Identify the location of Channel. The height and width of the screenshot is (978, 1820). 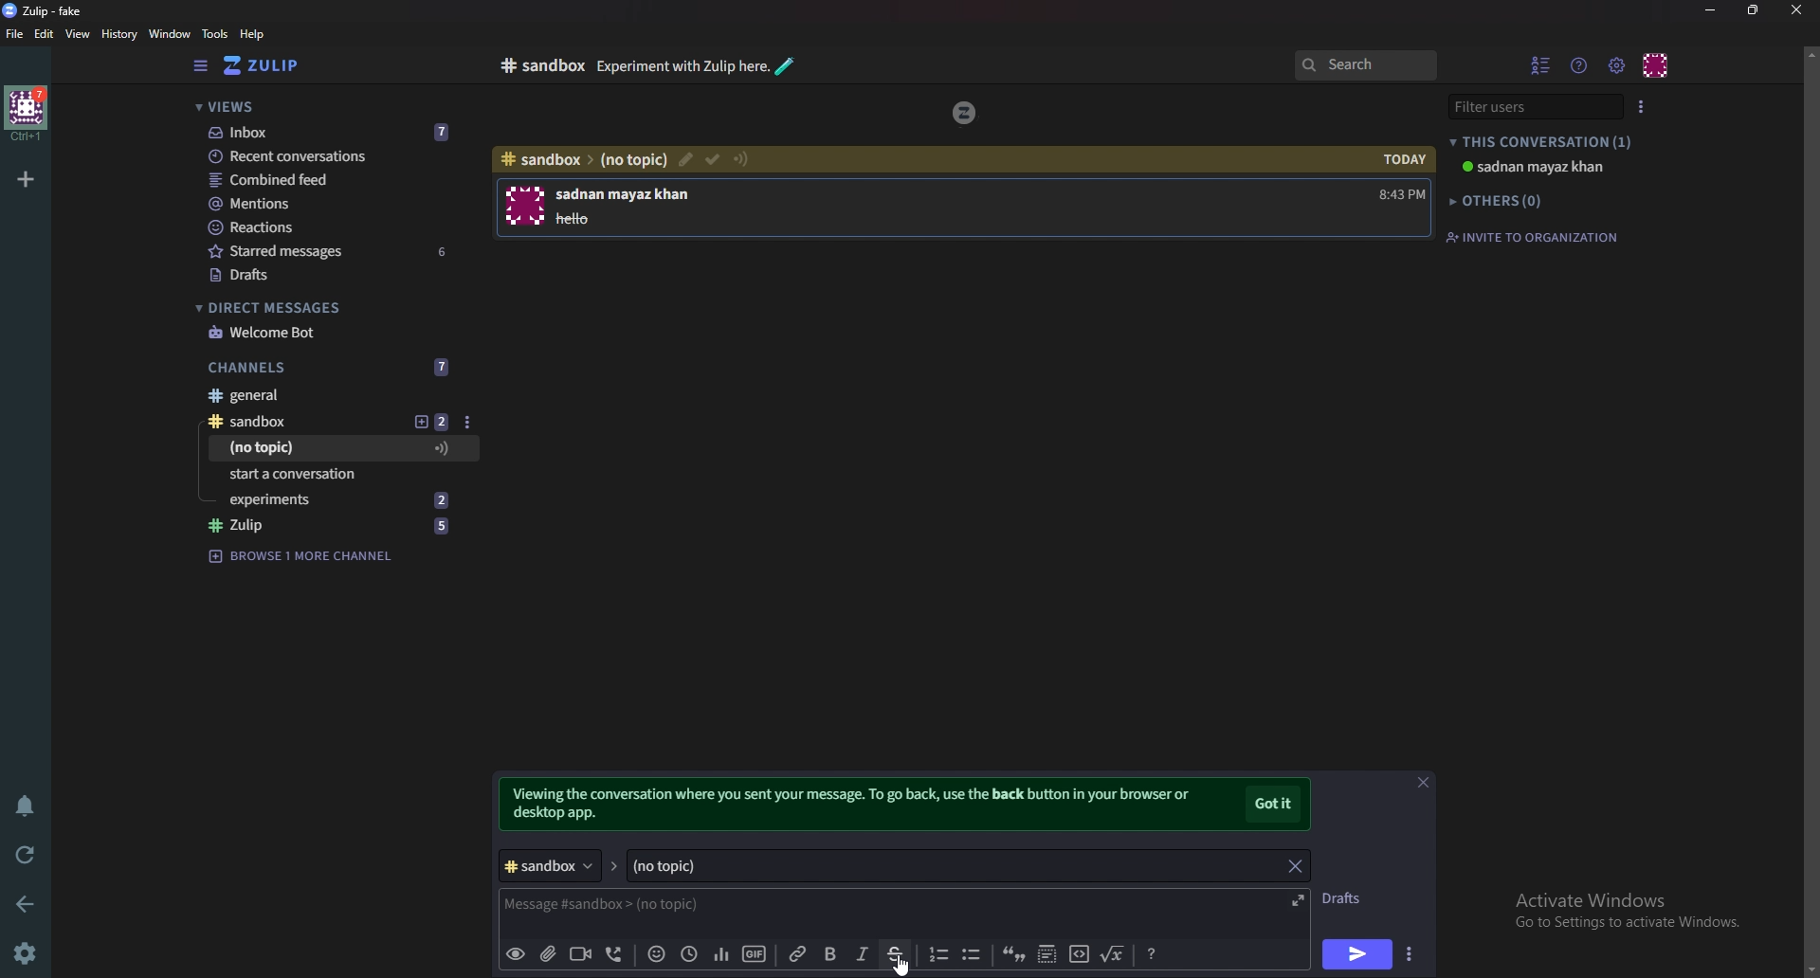
(549, 865).